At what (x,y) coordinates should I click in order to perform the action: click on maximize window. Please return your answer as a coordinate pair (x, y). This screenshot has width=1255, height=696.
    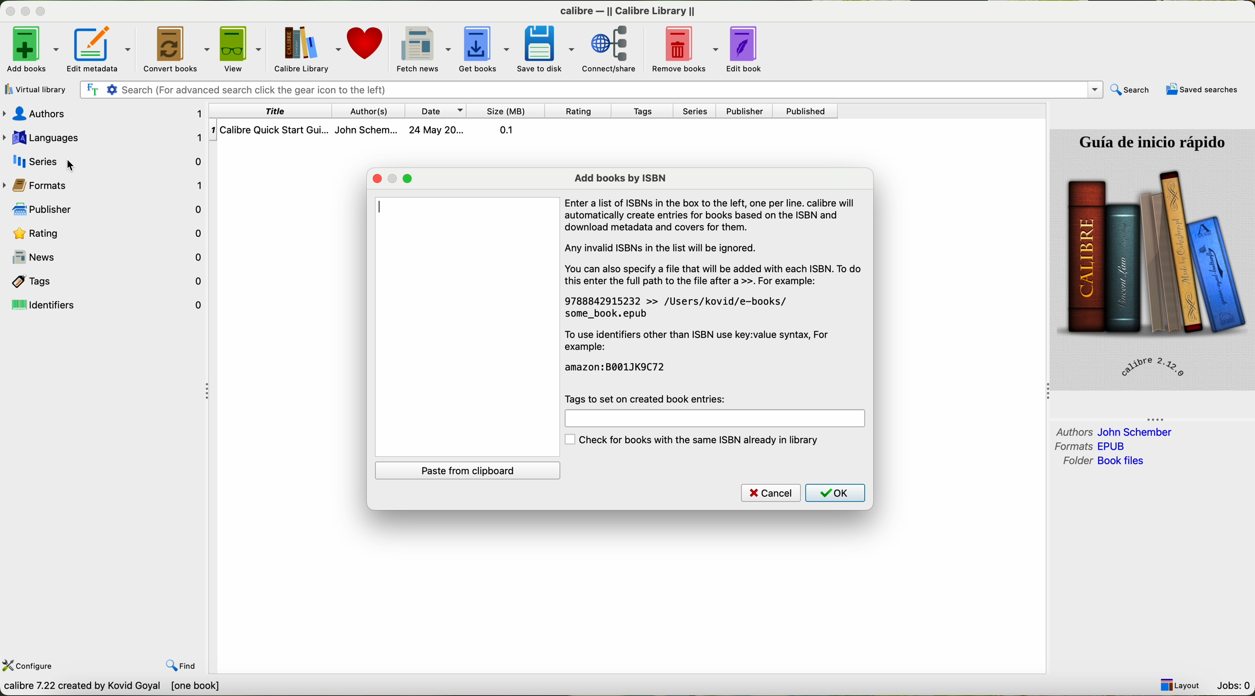
    Looking at the image, I should click on (409, 180).